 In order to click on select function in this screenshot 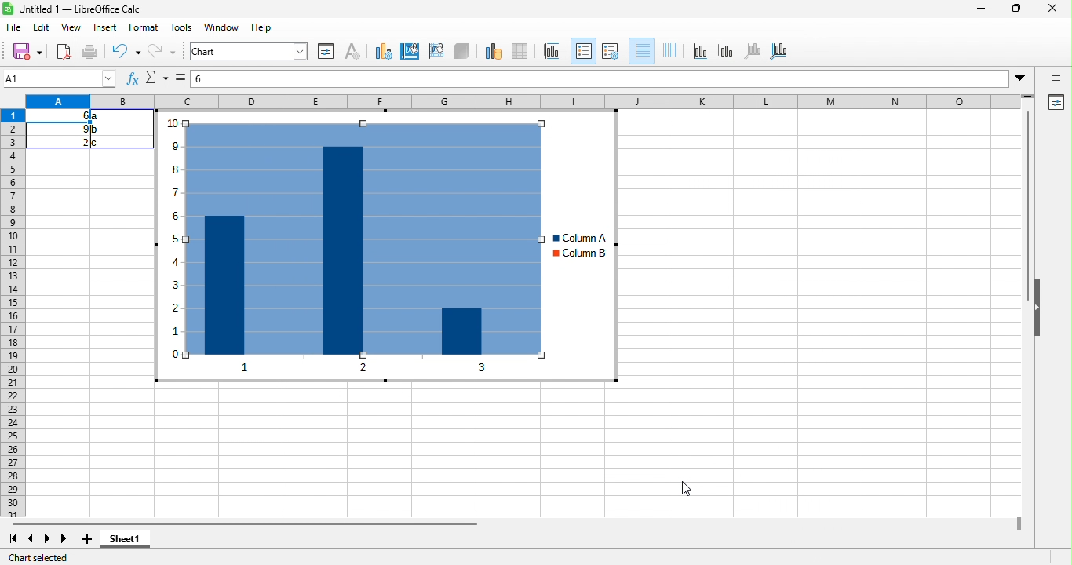, I will do `click(155, 78)`.